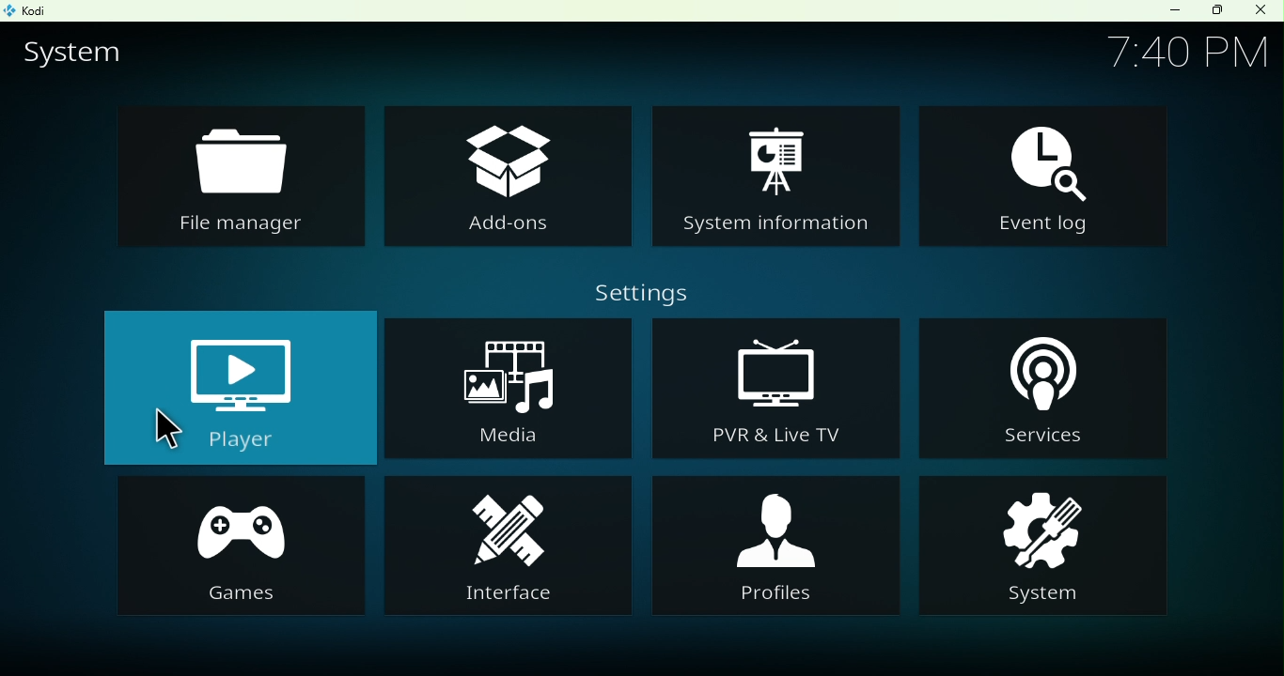  Describe the element at coordinates (1216, 11) in the screenshot. I see `Maximize` at that location.